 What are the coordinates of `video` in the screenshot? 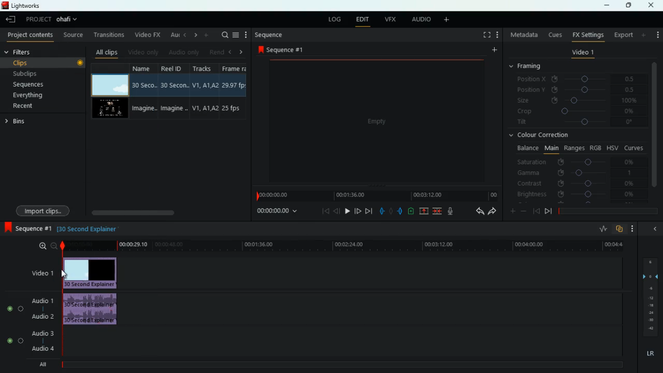 It's located at (373, 121).